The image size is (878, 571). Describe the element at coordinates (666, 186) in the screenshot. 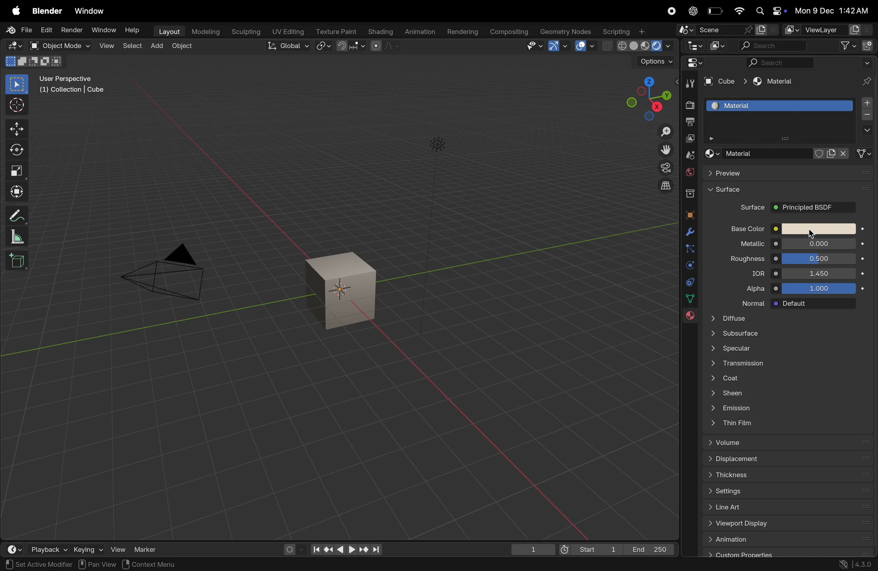

I see `orthographic projection` at that location.